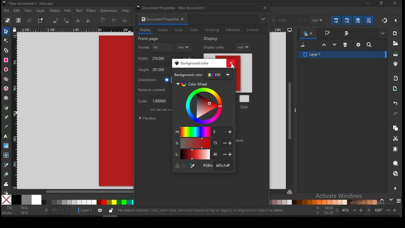  I want to click on scroll bar, so click(73, 192).